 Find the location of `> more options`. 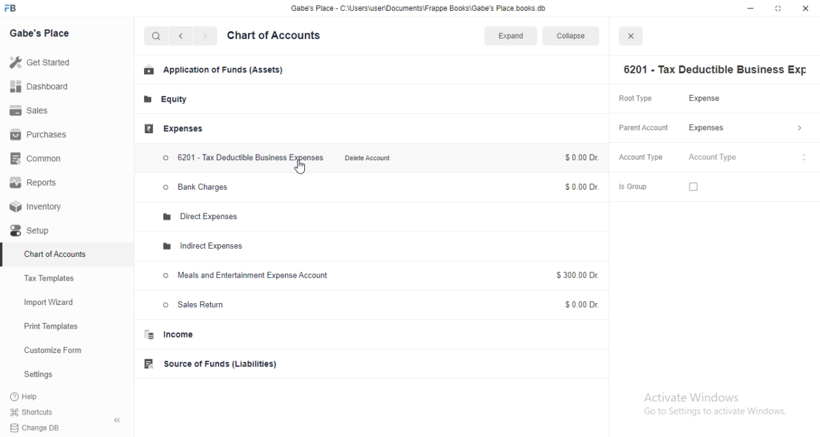

> more options is located at coordinates (797, 126).